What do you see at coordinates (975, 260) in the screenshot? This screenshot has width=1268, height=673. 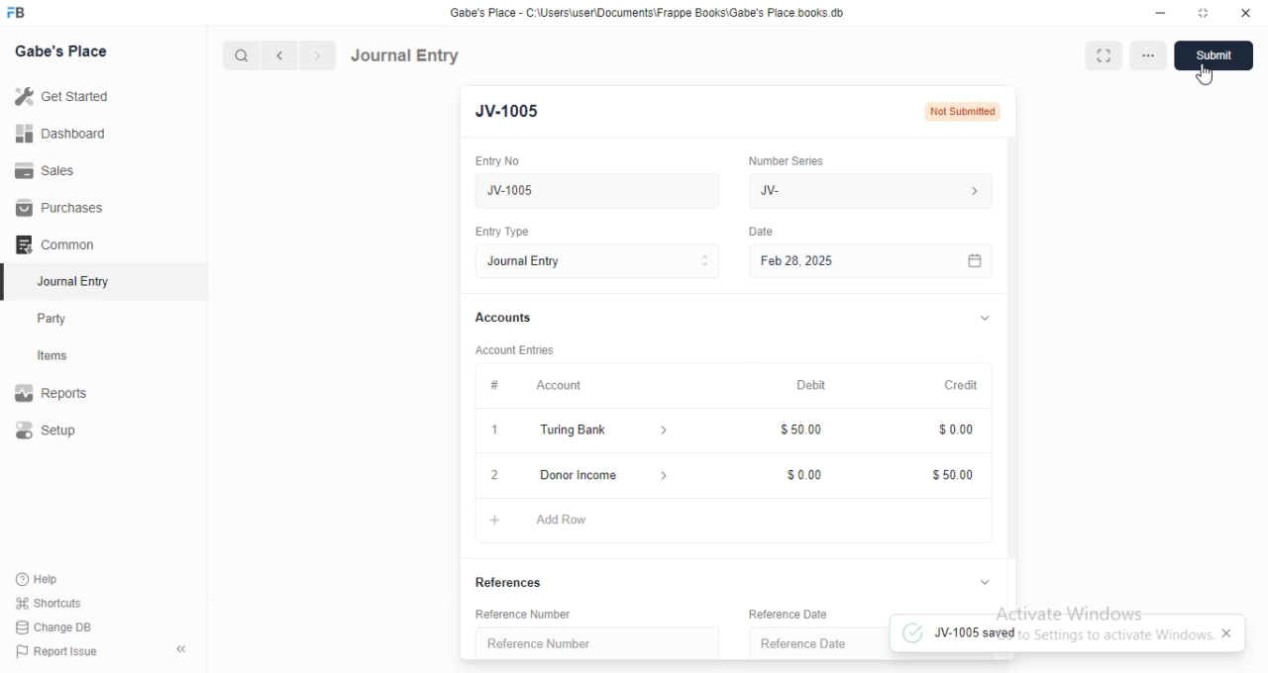 I see `calender` at bounding box center [975, 260].